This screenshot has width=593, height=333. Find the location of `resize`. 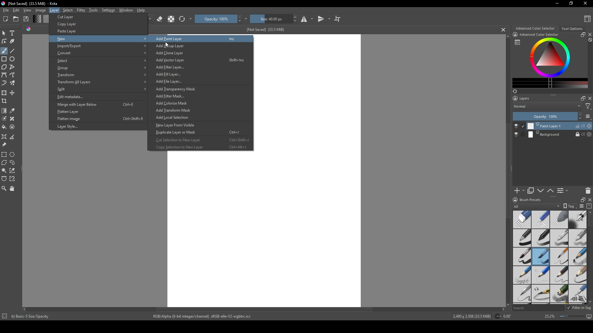

resize is located at coordinates (582, 35).